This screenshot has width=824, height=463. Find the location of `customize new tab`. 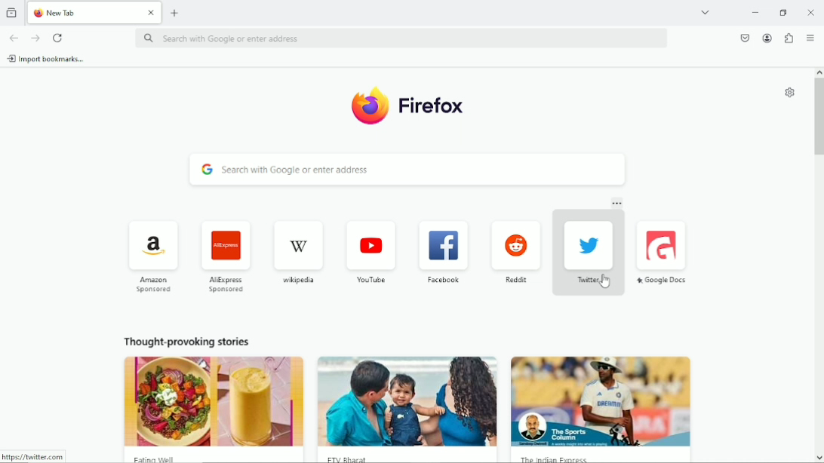

customize new tab is located at coordinates (789, 93).